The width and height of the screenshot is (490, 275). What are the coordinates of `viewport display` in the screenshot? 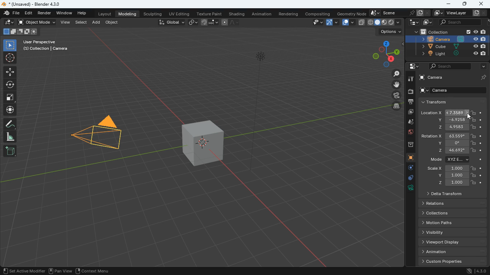 It's located at (451, 242).